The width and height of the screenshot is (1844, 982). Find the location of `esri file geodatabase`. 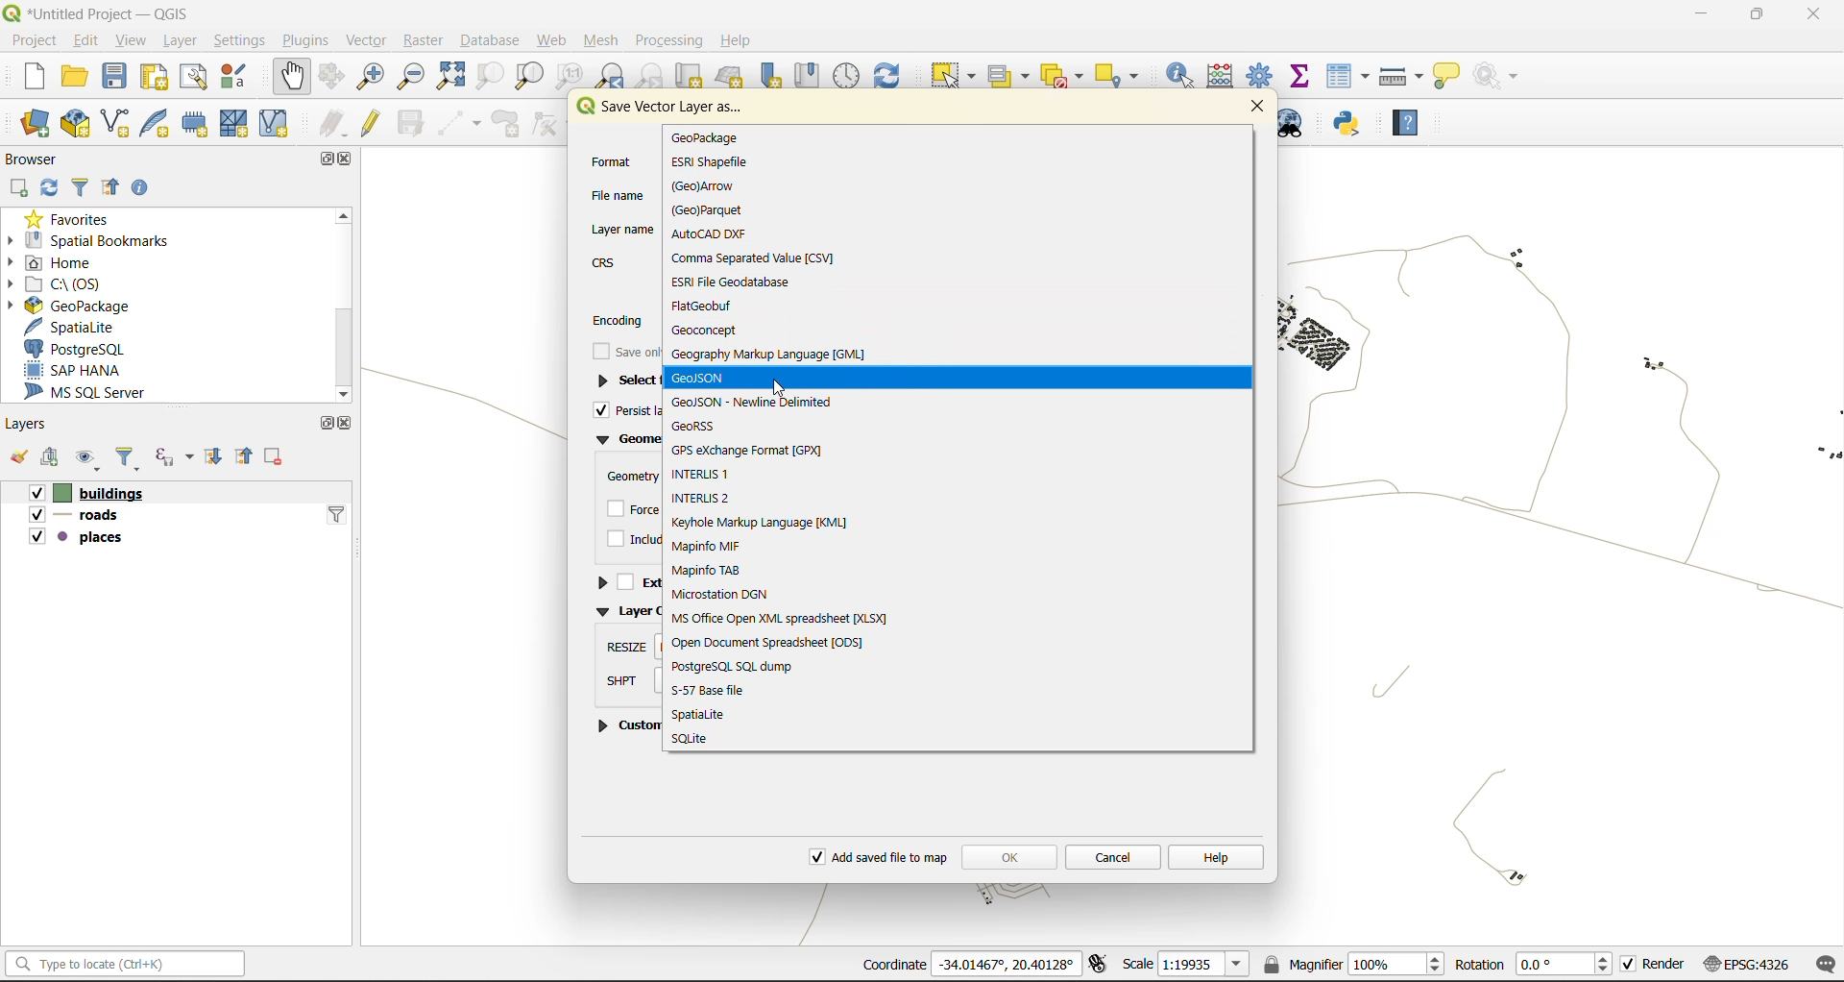

esri file geodatabase is located at coordinates (732, 281).